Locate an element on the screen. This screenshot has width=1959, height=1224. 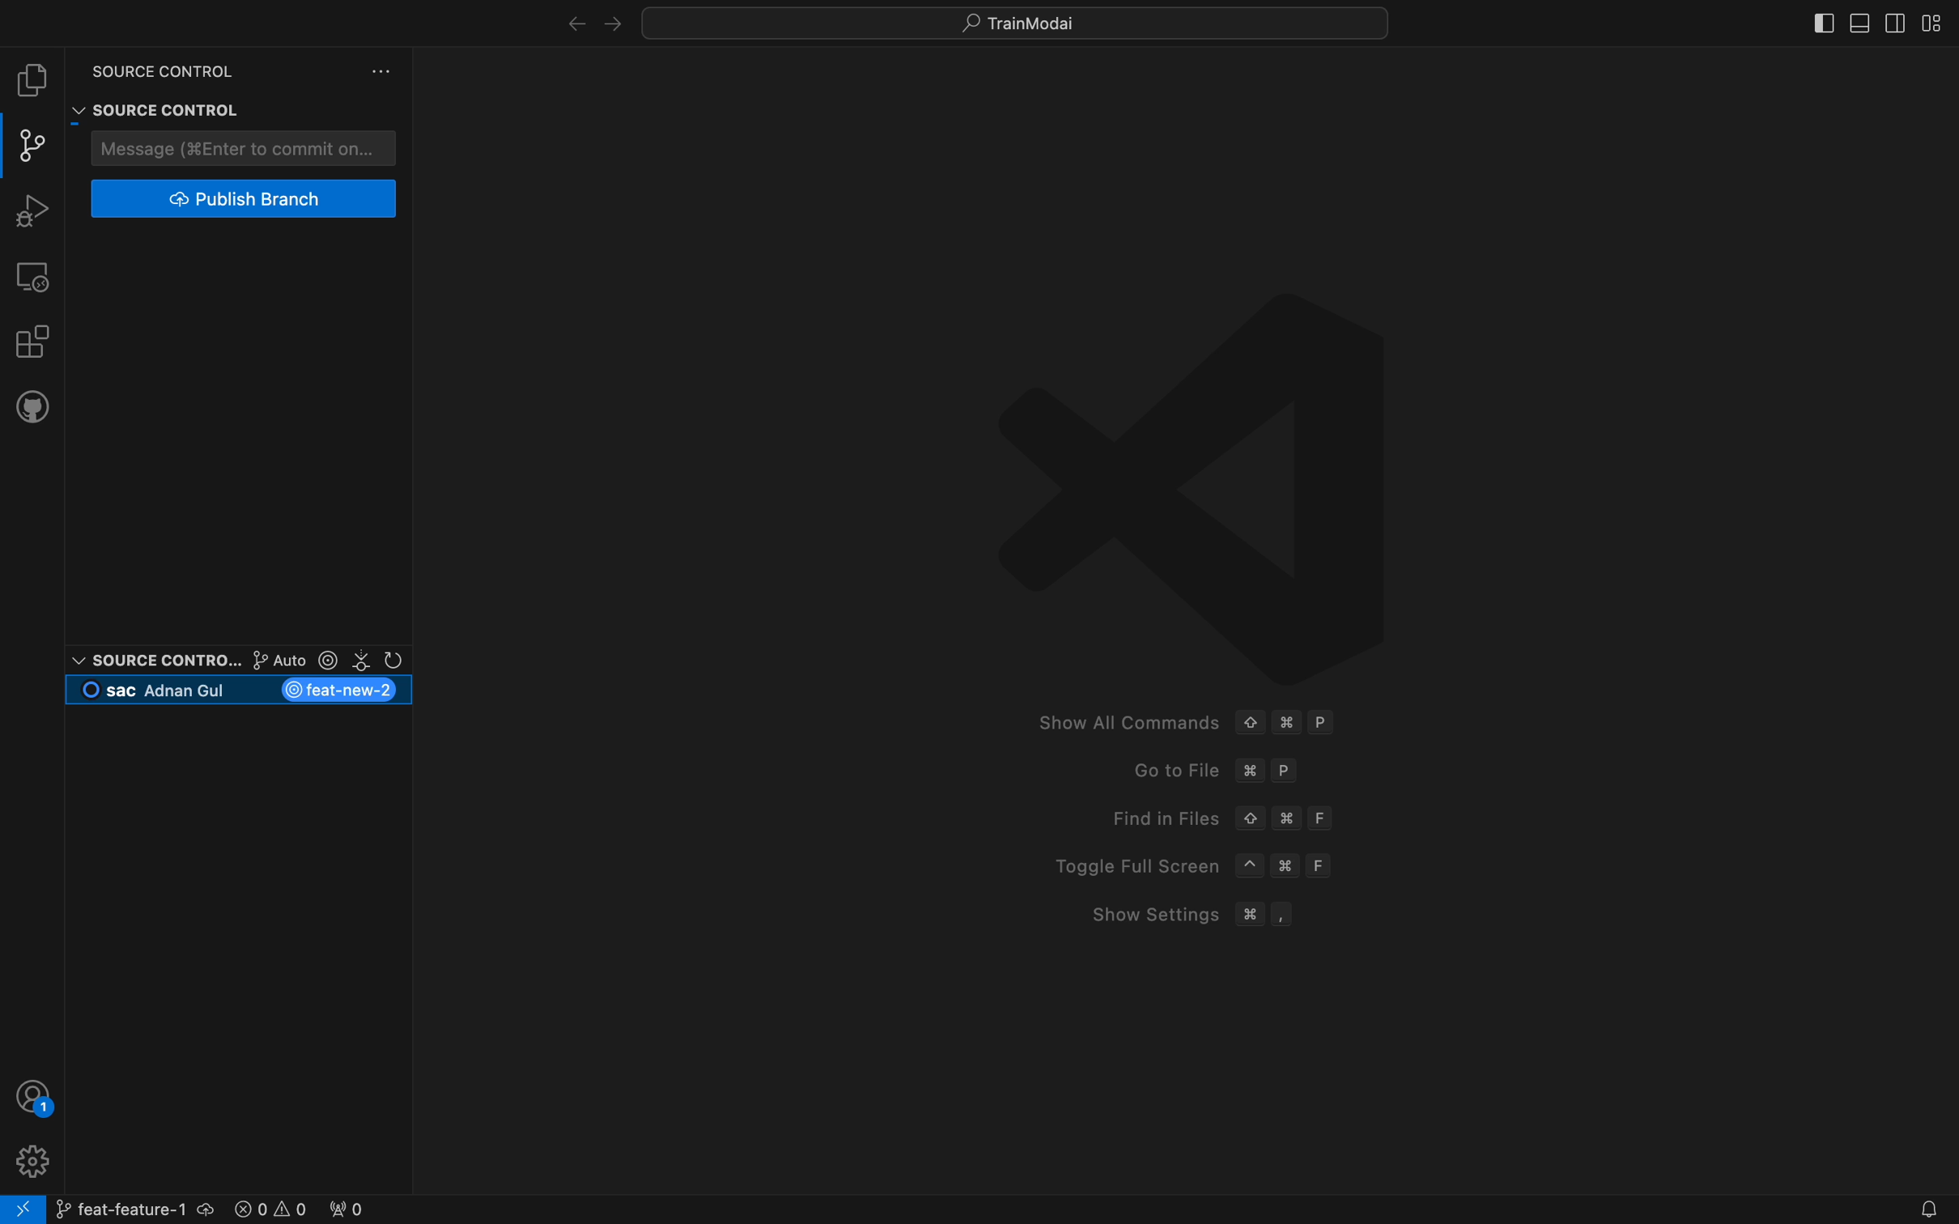
extensions is located at coordinates (31, 339).